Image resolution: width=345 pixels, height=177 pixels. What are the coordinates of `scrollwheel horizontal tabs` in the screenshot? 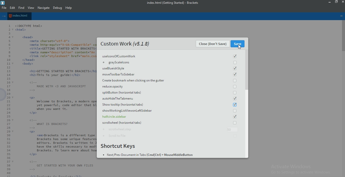 It's located at (170, 123).